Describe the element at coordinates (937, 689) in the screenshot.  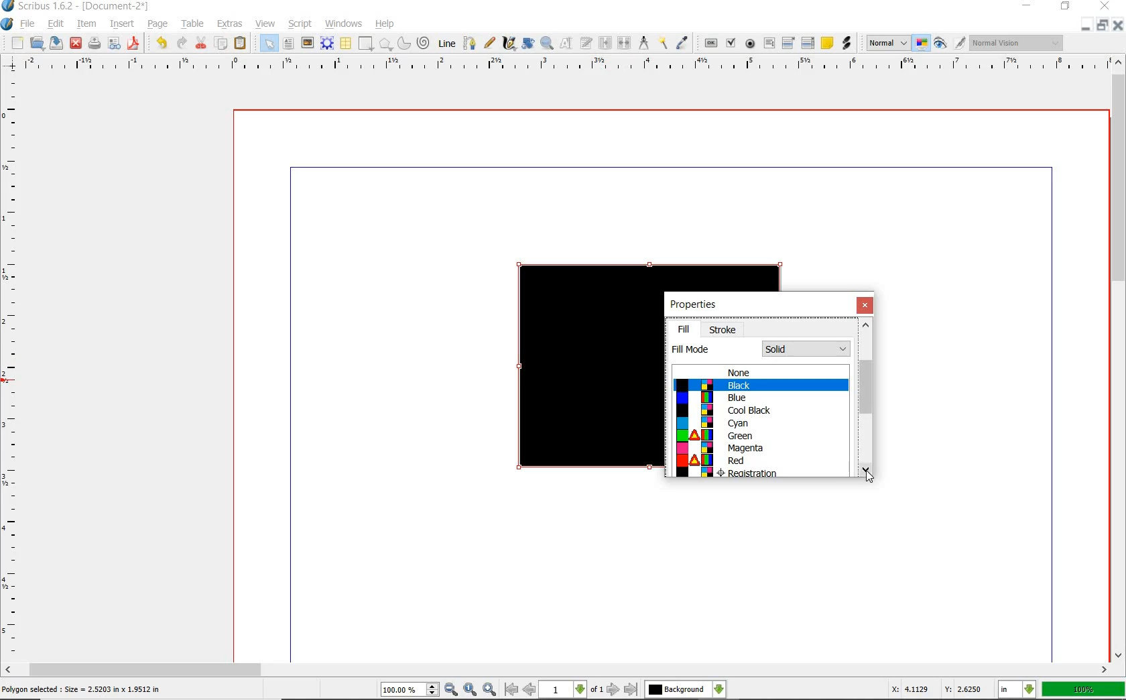
I see `X: 4.1129 Y: 2.6250` at that location.